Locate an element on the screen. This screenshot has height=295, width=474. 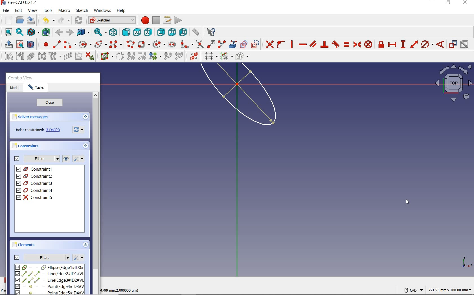
join curves is located at coordinates (179, 57).